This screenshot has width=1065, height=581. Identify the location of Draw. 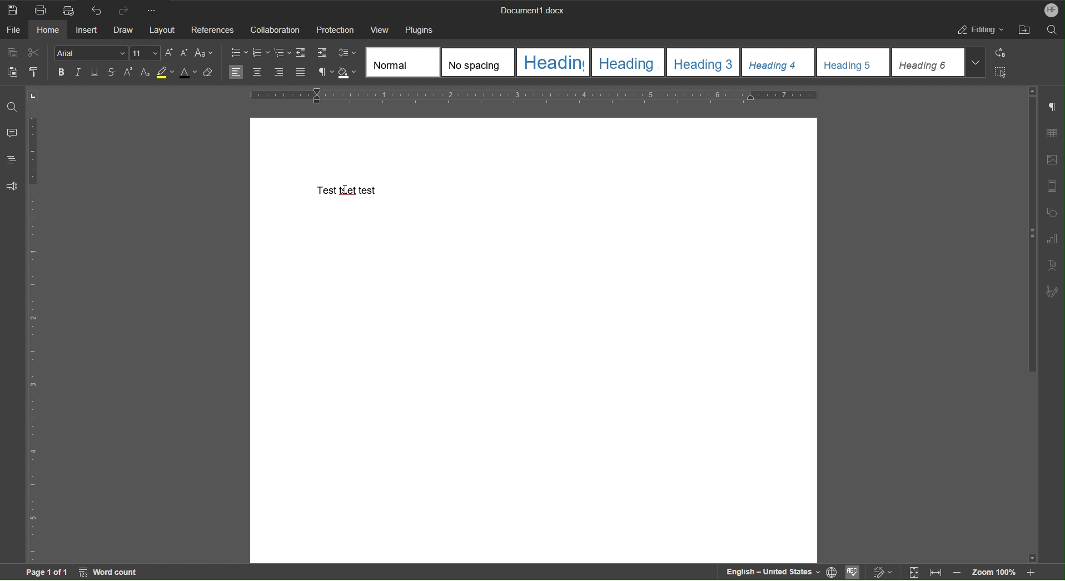
(125, 30).